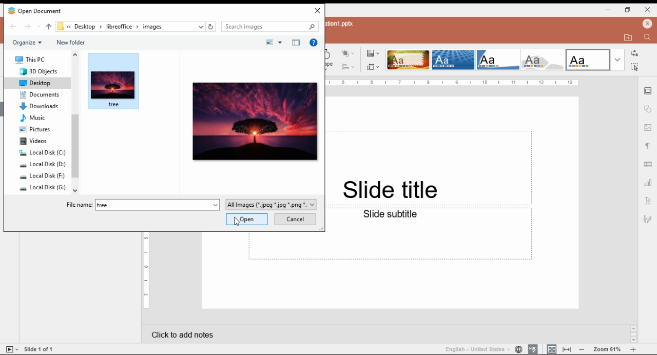 The height and width of the screenshot is (355, 657). What do you see at coordinates (634, 66) in the screenshot?
I see `select all` at bounding box center [634, 66].